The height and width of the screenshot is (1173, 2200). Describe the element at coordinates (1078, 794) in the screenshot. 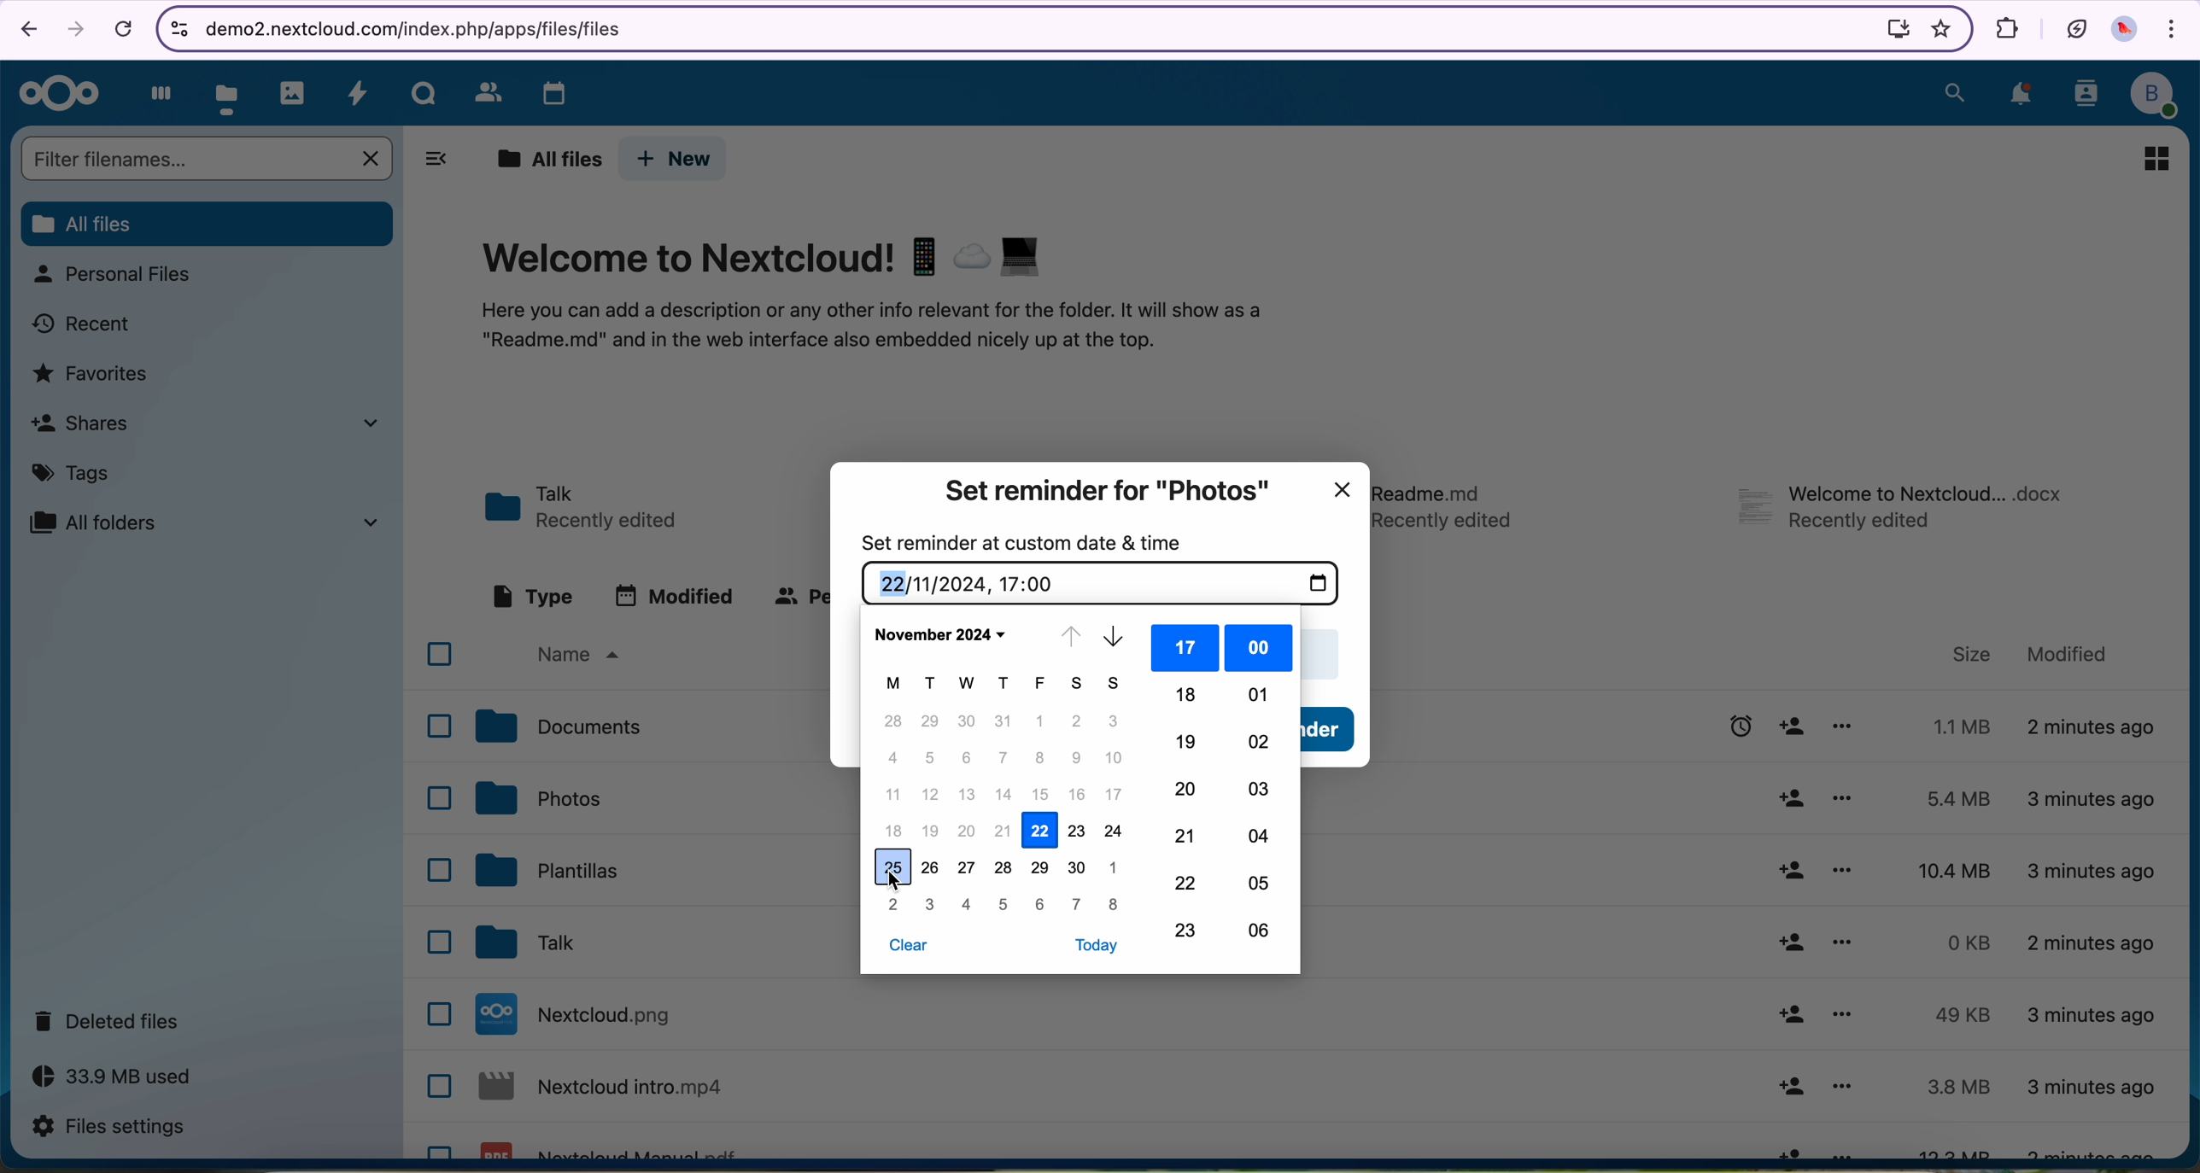

I see `16` at that location.